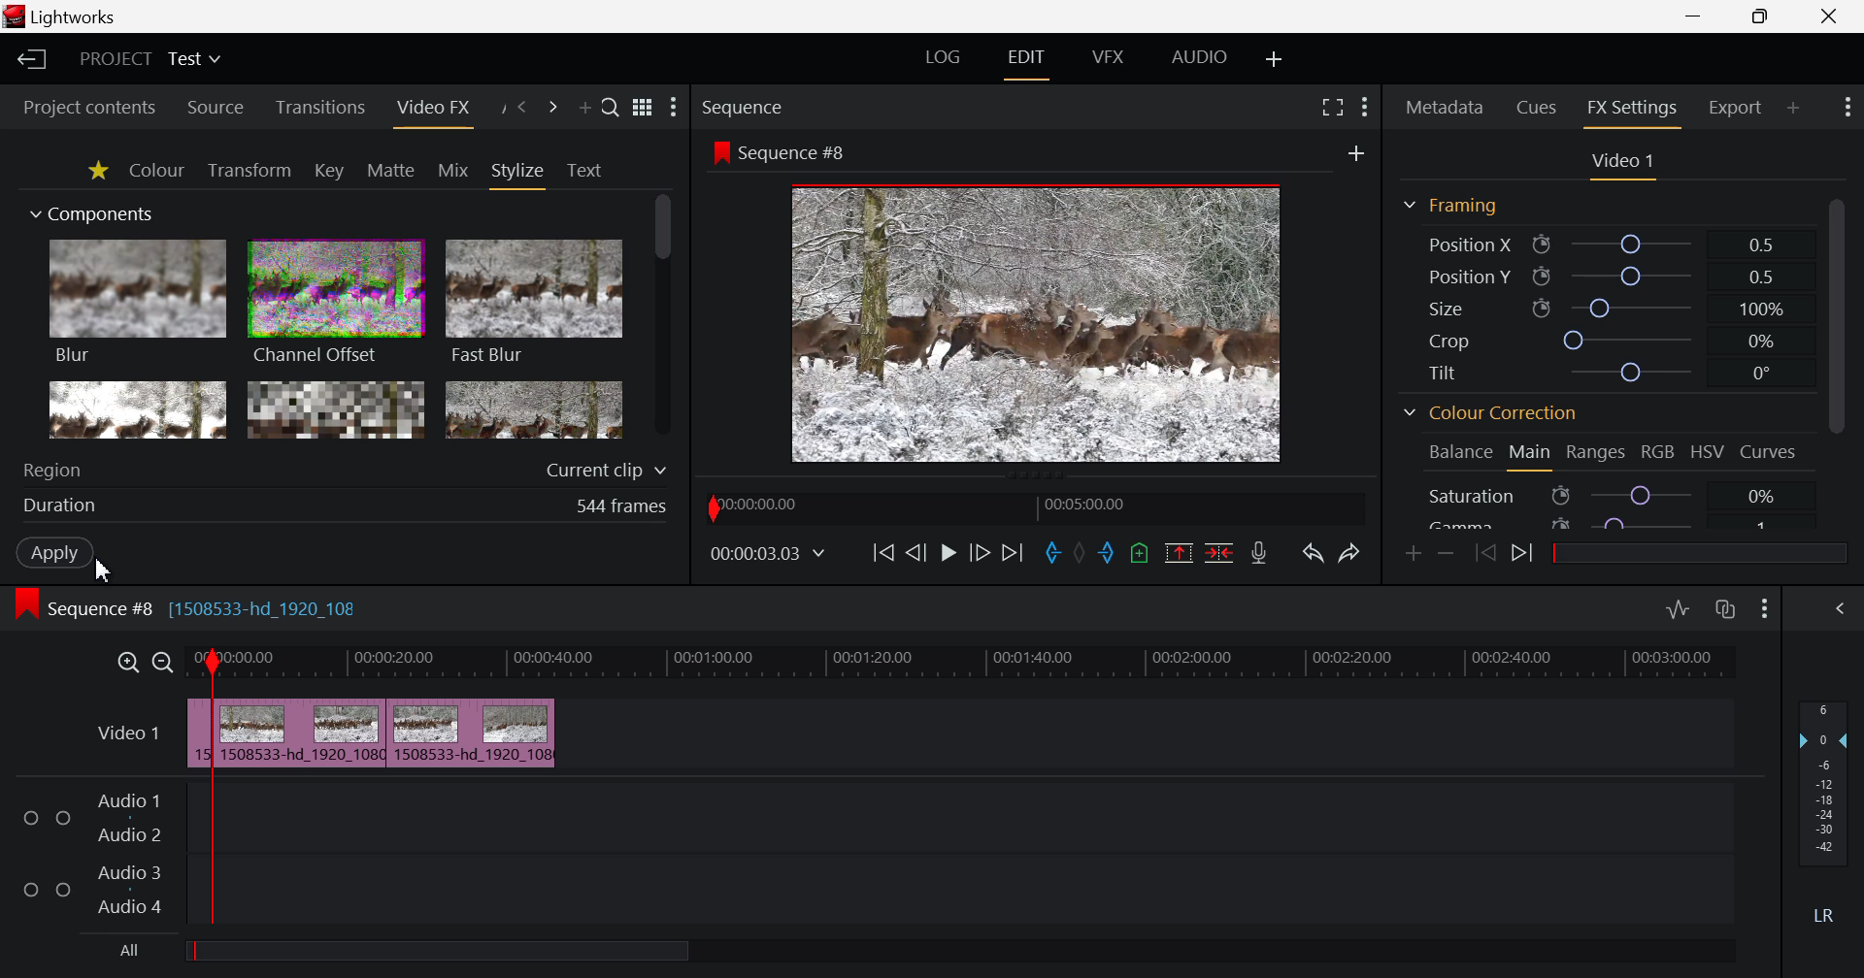  What do you see at coordinates (1024, 61) in the screenshot?
I see `EDIT Layout` at bounding box center [1024, 61].